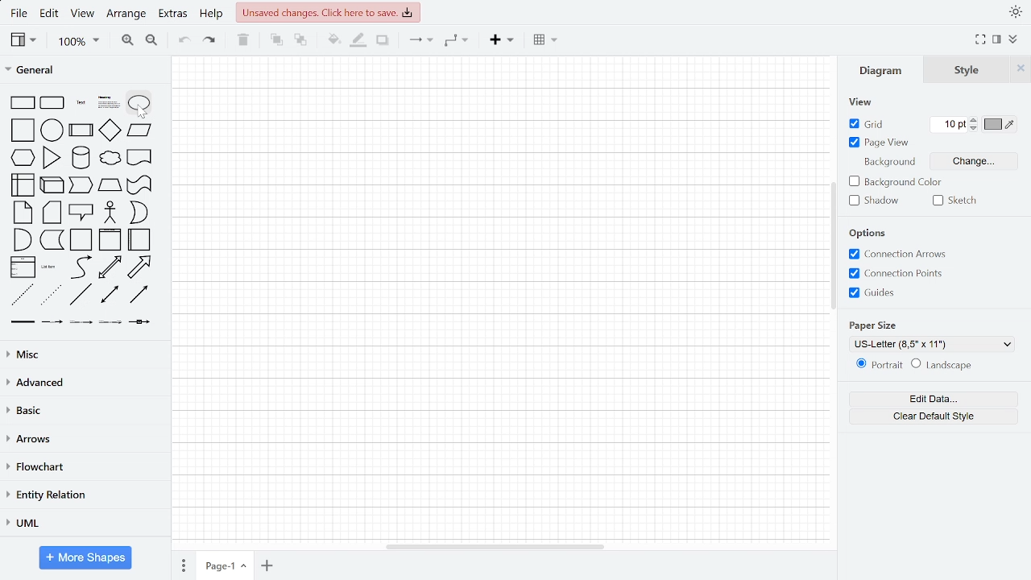  What do you see at coordinates (980, 39) in the screenshot?
I see `Fullscreen` at bounding box center [980, 39].